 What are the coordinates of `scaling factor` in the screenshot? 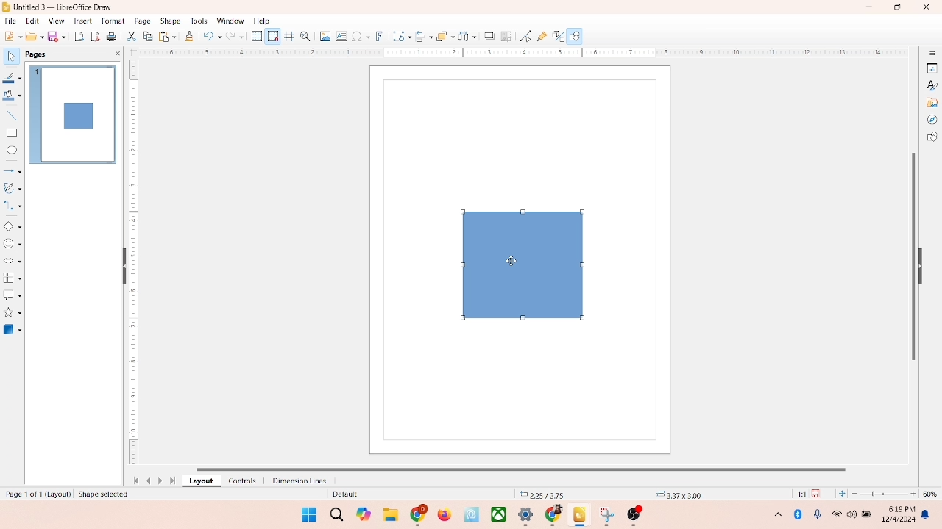 It's located at (798, 494).